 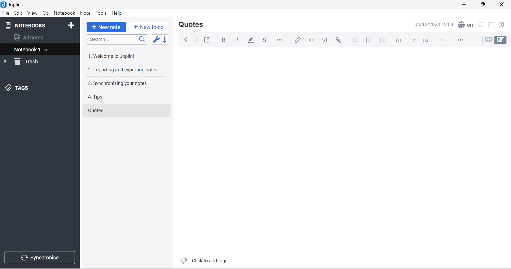 I want to click on Add notebook, so click(x=72, y=26).